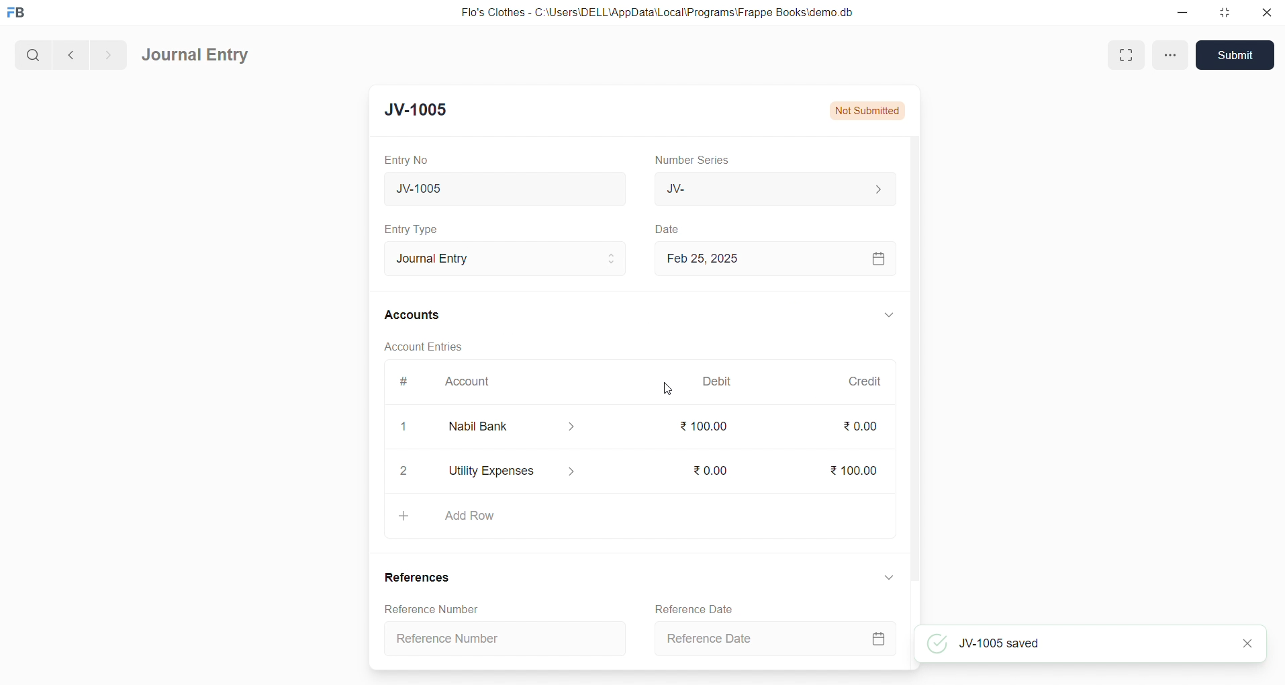 The height and width of the screenshot is (685, 1285). I want to click on expand/collapse, so click(884, 580).